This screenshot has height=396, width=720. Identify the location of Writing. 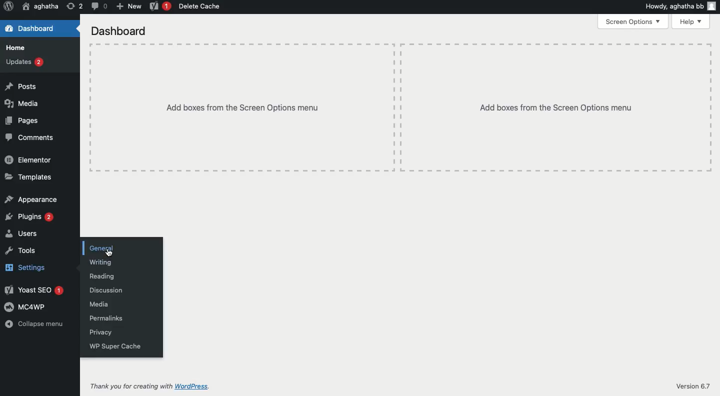
(100, 262).